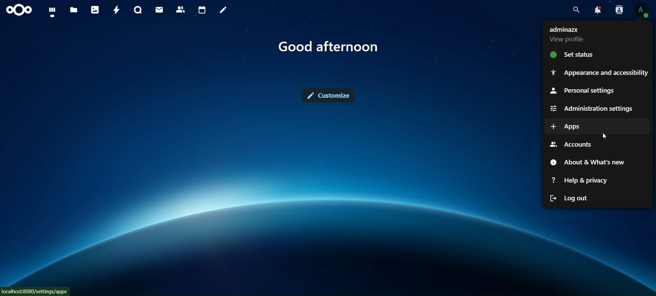 This screenshot has width=656, height=296. Describe the element at coordinates (606, 136) in the screenshot. I see `cursor` at that location.